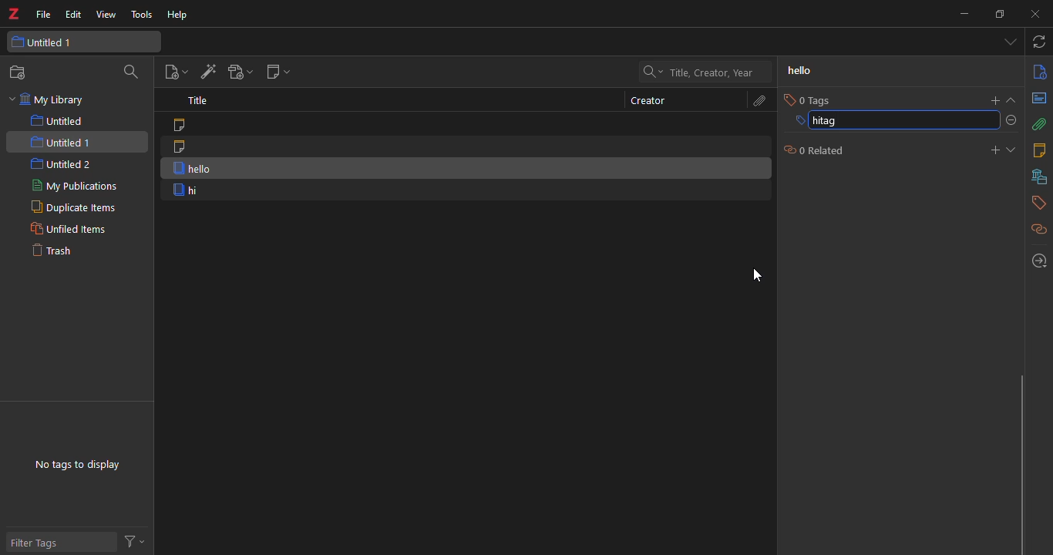  What do you see at coordinates (44, 15) in the screenshot?
I see `file` at bounding box center [44, 15].